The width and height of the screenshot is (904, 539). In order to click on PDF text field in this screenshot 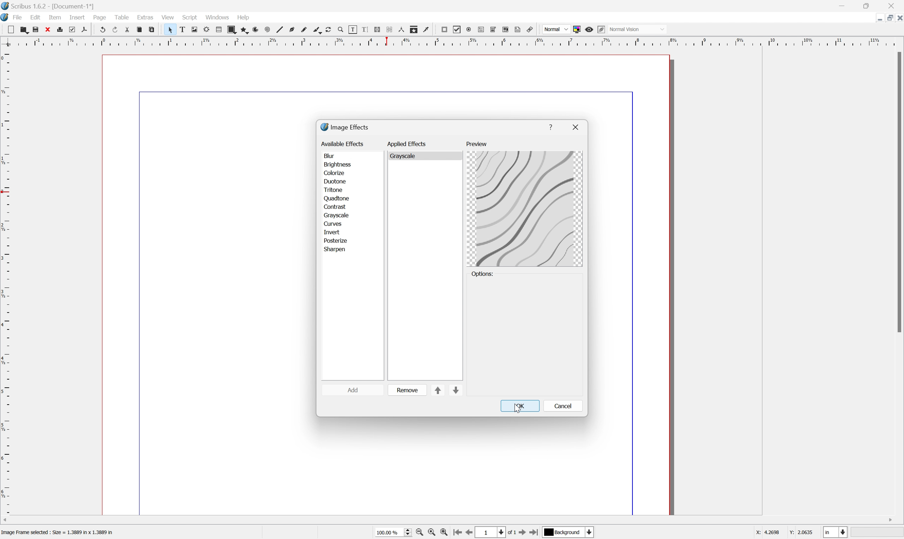, I will do `click(482, 28)`.